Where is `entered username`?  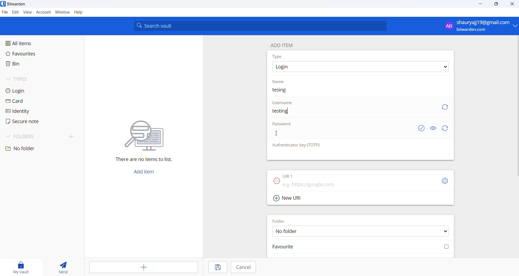
entered username is located at coordinates (283, 111).